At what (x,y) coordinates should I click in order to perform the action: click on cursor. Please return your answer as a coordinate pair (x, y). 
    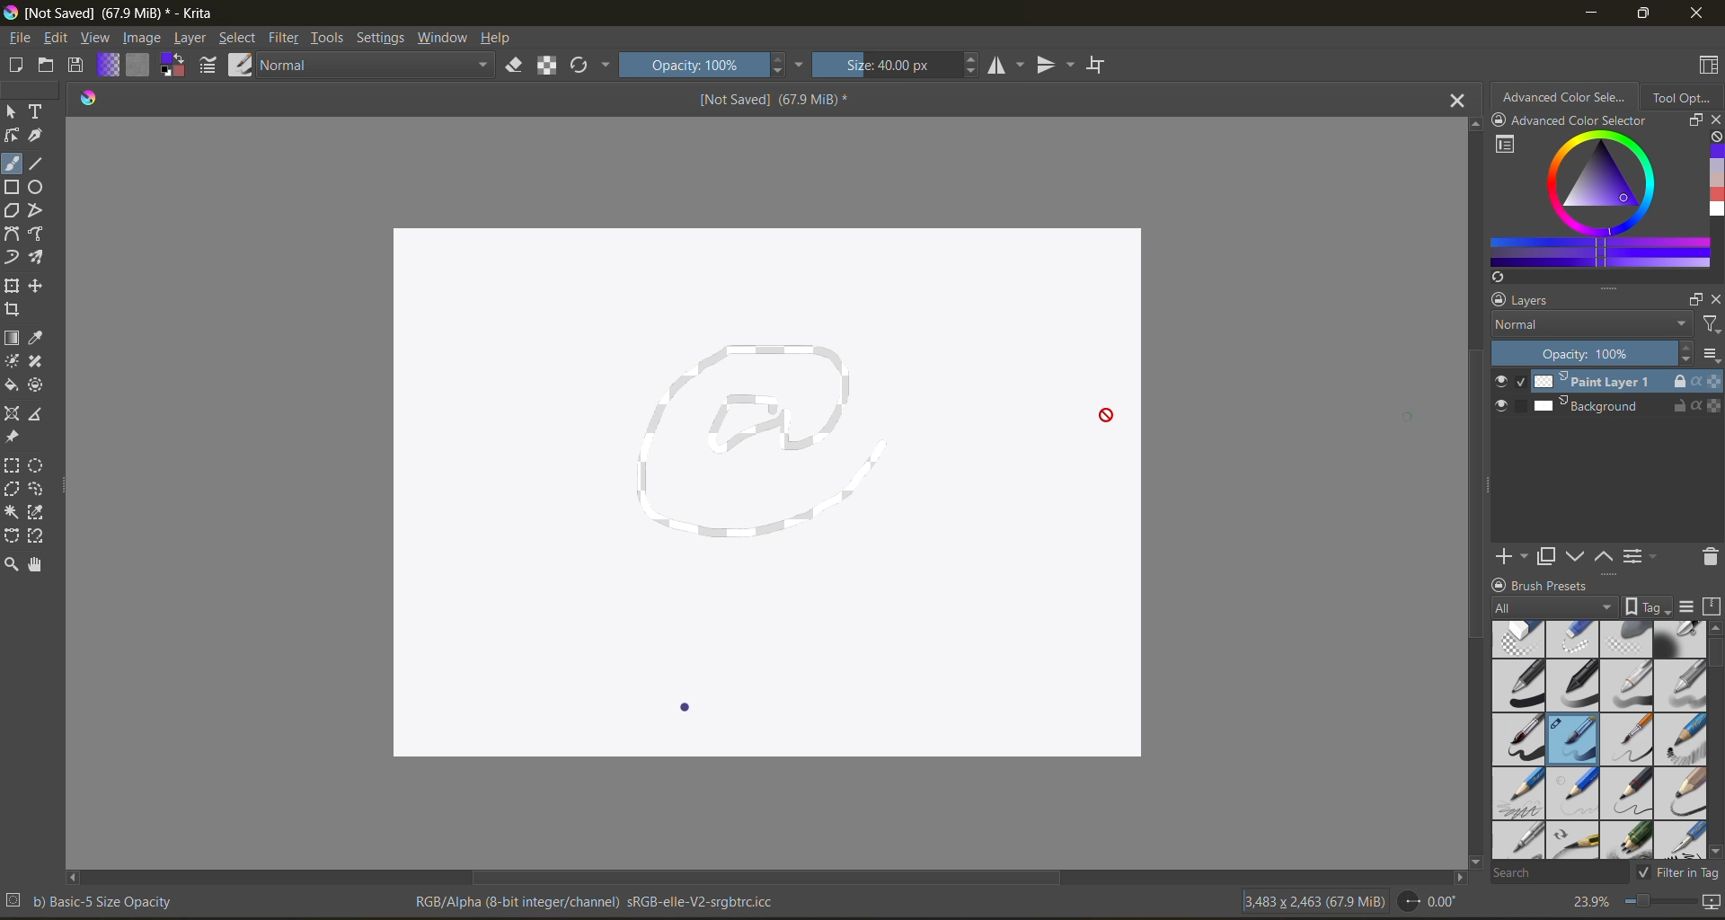
    Looking at the image, I should click on (1676, 386).